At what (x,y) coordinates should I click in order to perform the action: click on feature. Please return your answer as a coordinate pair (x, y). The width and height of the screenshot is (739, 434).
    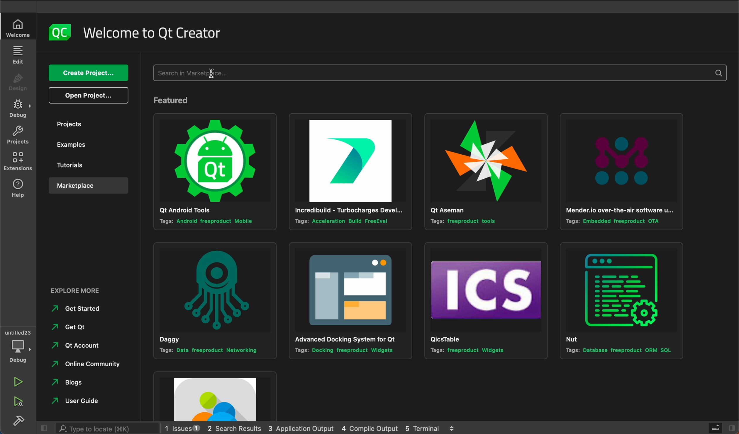
    Looking at the image, I should click on (176, 100).